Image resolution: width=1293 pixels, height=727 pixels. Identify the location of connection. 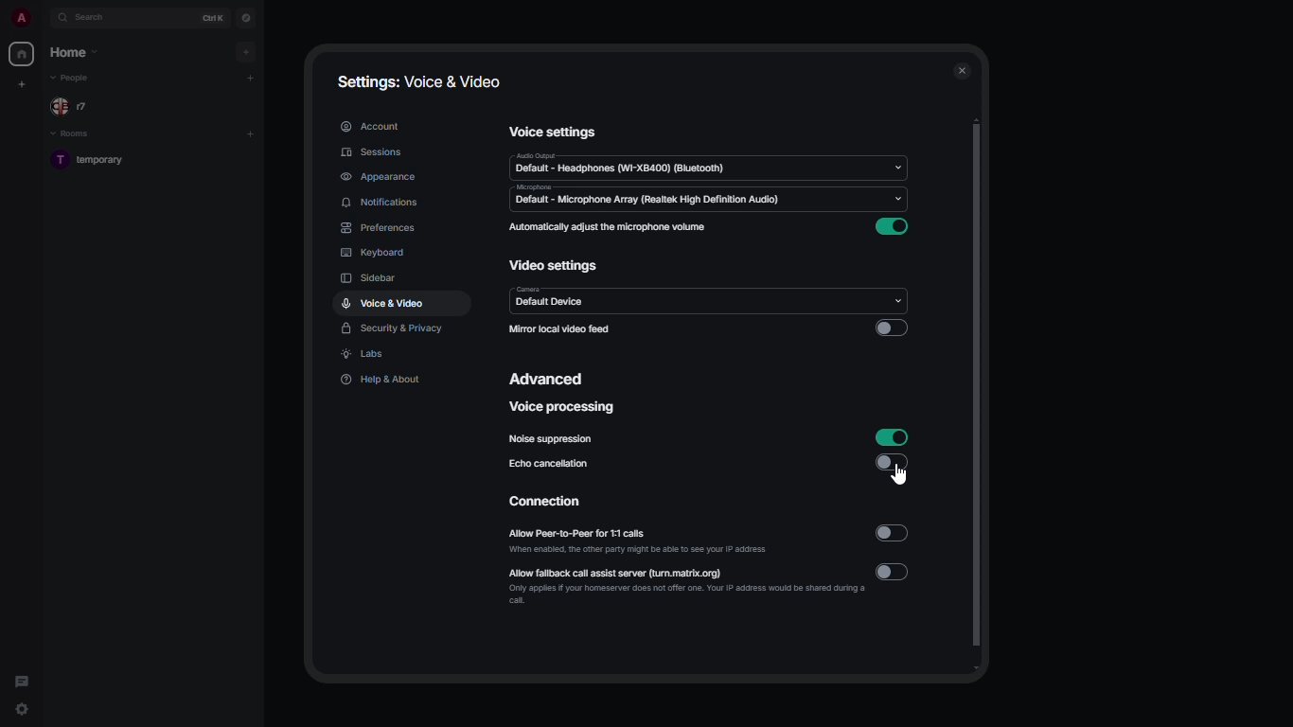
(548, 502).